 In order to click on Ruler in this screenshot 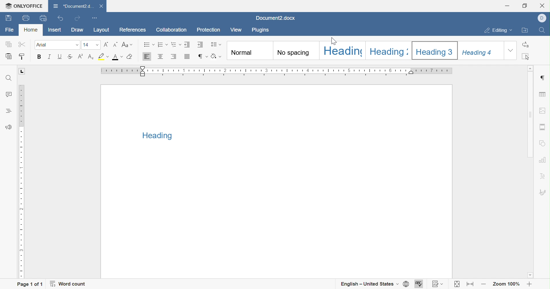, I will do `click(22, 182)`.